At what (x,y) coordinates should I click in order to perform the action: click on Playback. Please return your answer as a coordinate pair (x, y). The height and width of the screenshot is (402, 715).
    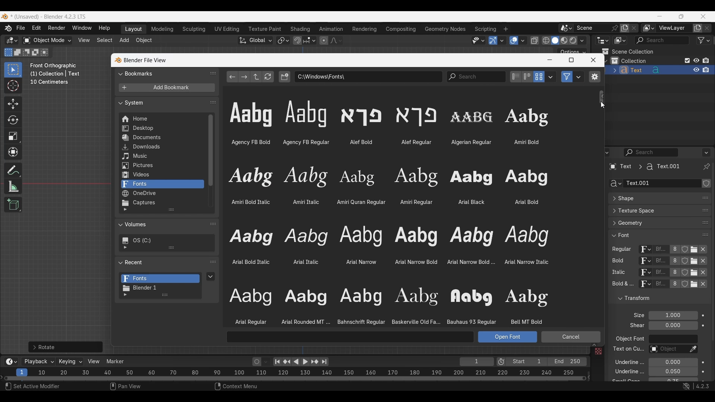
    Looking at the image, I should click on (39, 362).